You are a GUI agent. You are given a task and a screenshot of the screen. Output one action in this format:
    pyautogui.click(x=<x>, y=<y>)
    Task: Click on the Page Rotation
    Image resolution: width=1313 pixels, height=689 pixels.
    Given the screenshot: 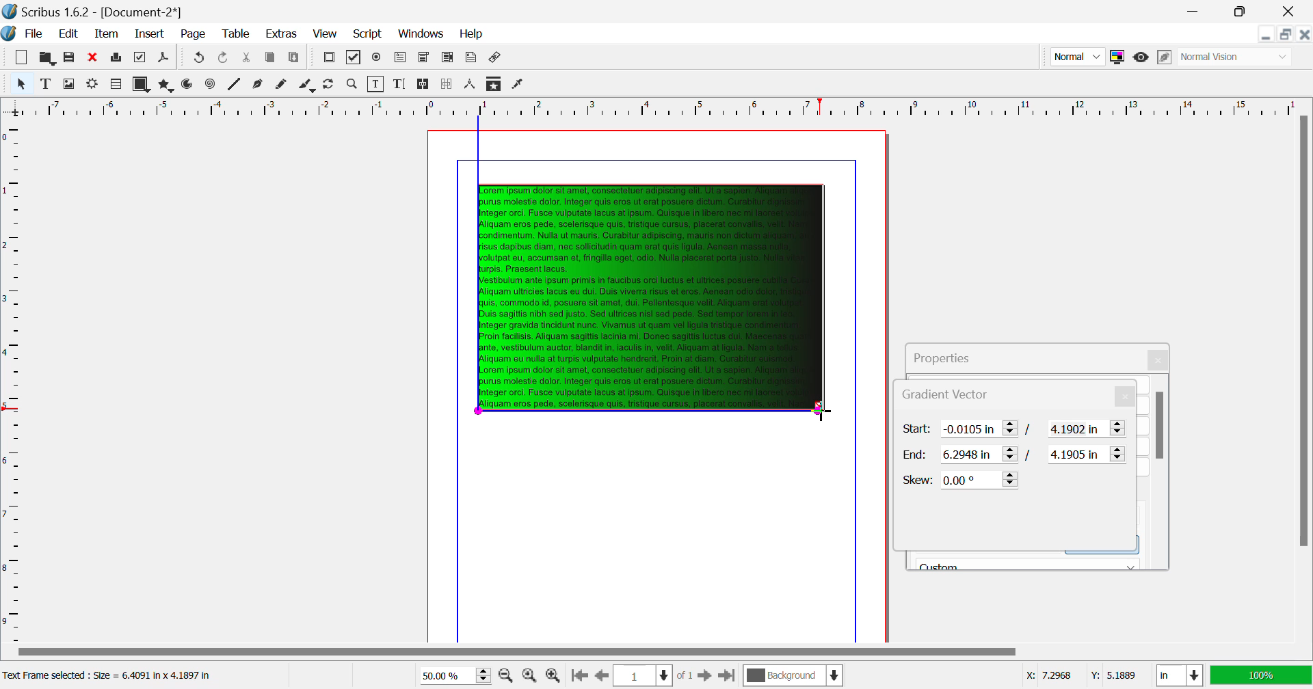 What is the action you would take?
    pyautogui.click(x=332, y=85)
    